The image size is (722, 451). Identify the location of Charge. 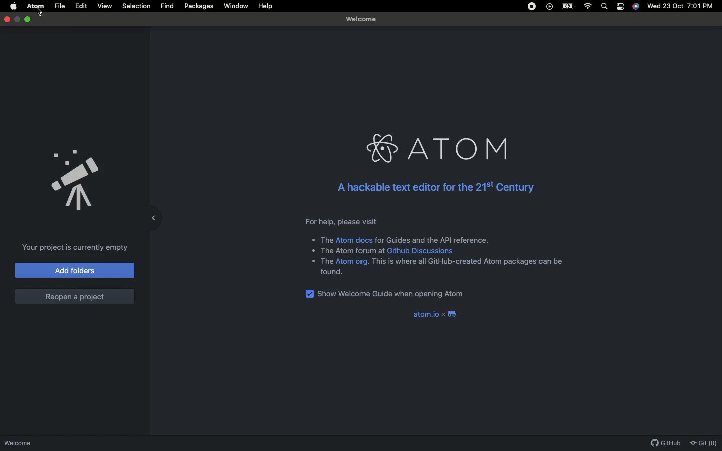
(568, 7).